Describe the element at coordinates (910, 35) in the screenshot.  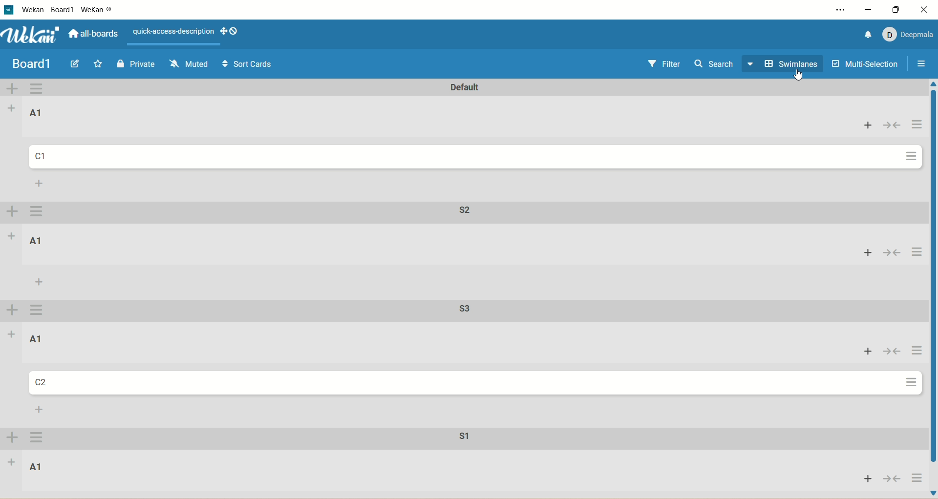
I see `account` at that location.